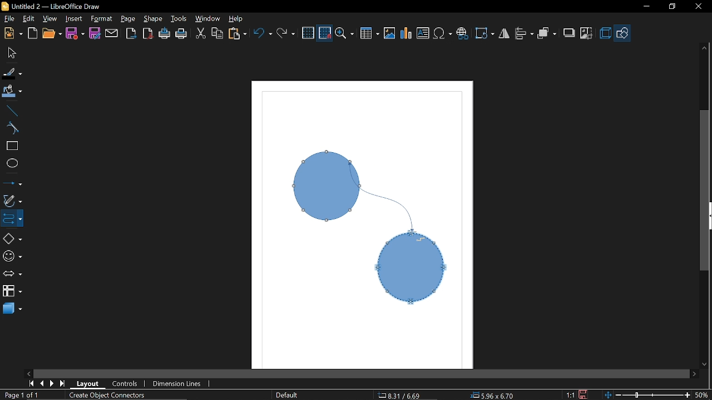  I want to click on Insert text, so click(424, 34).